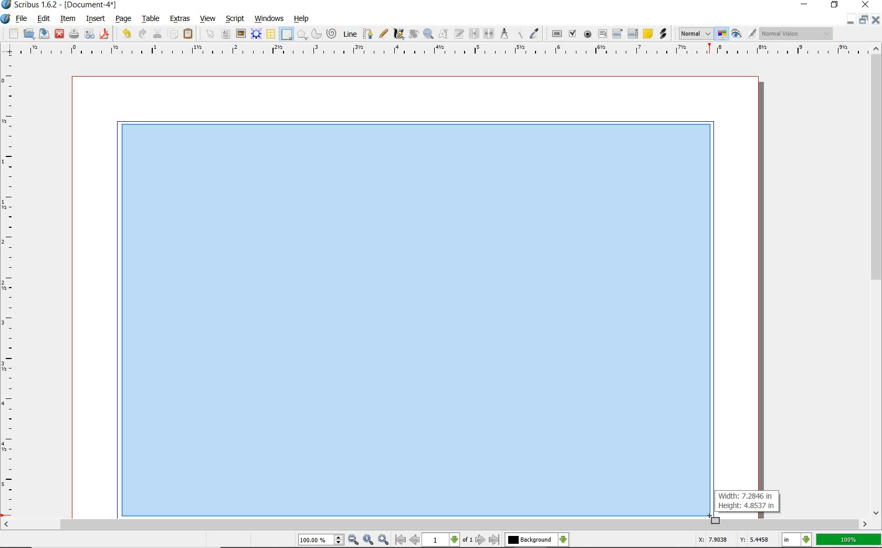 Image resolution: width=882 pixels, height=548 pixels. I want to click on render frame, so click(257, 35).